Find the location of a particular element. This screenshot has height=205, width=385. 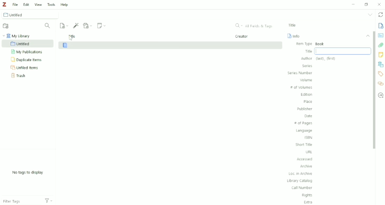

Restore down is located at coordinates (367, 4).